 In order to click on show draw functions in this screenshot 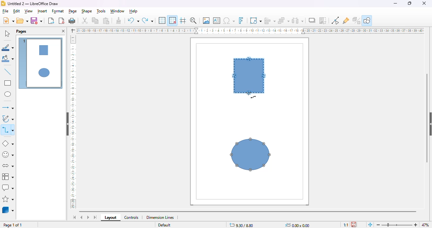, I will do `click(368, 20)`.